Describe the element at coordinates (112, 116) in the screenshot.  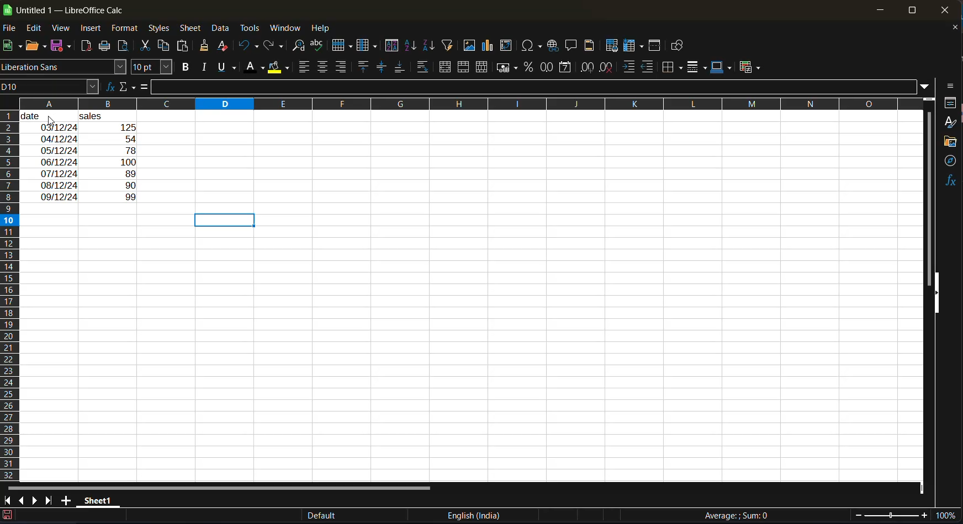
I see `sales` at that location.